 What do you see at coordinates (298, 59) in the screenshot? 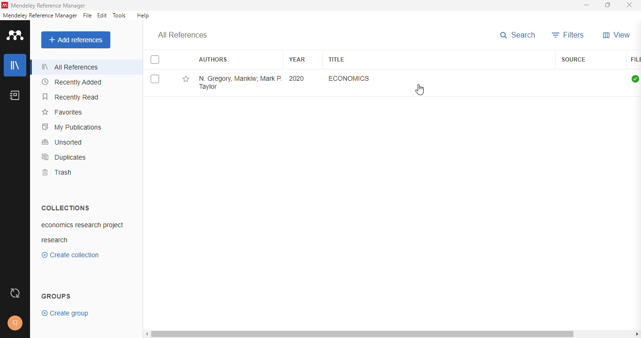
I see `year` at bounding box center [298, 59].